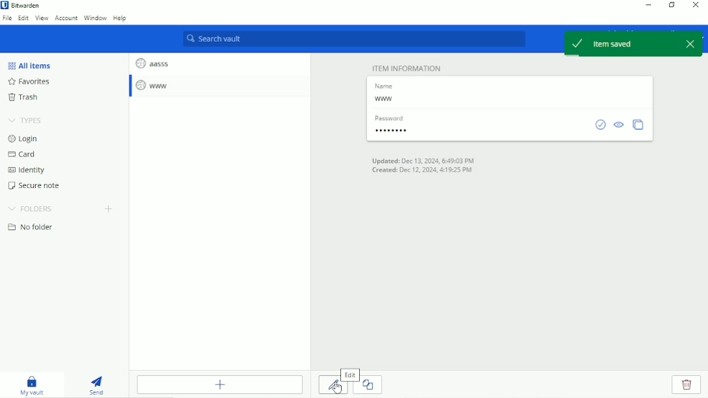 The height and width of the screenshot is (398, 708). Describe the element at coordinates (391, 117) in the screenshot. I see `Password` at that location.